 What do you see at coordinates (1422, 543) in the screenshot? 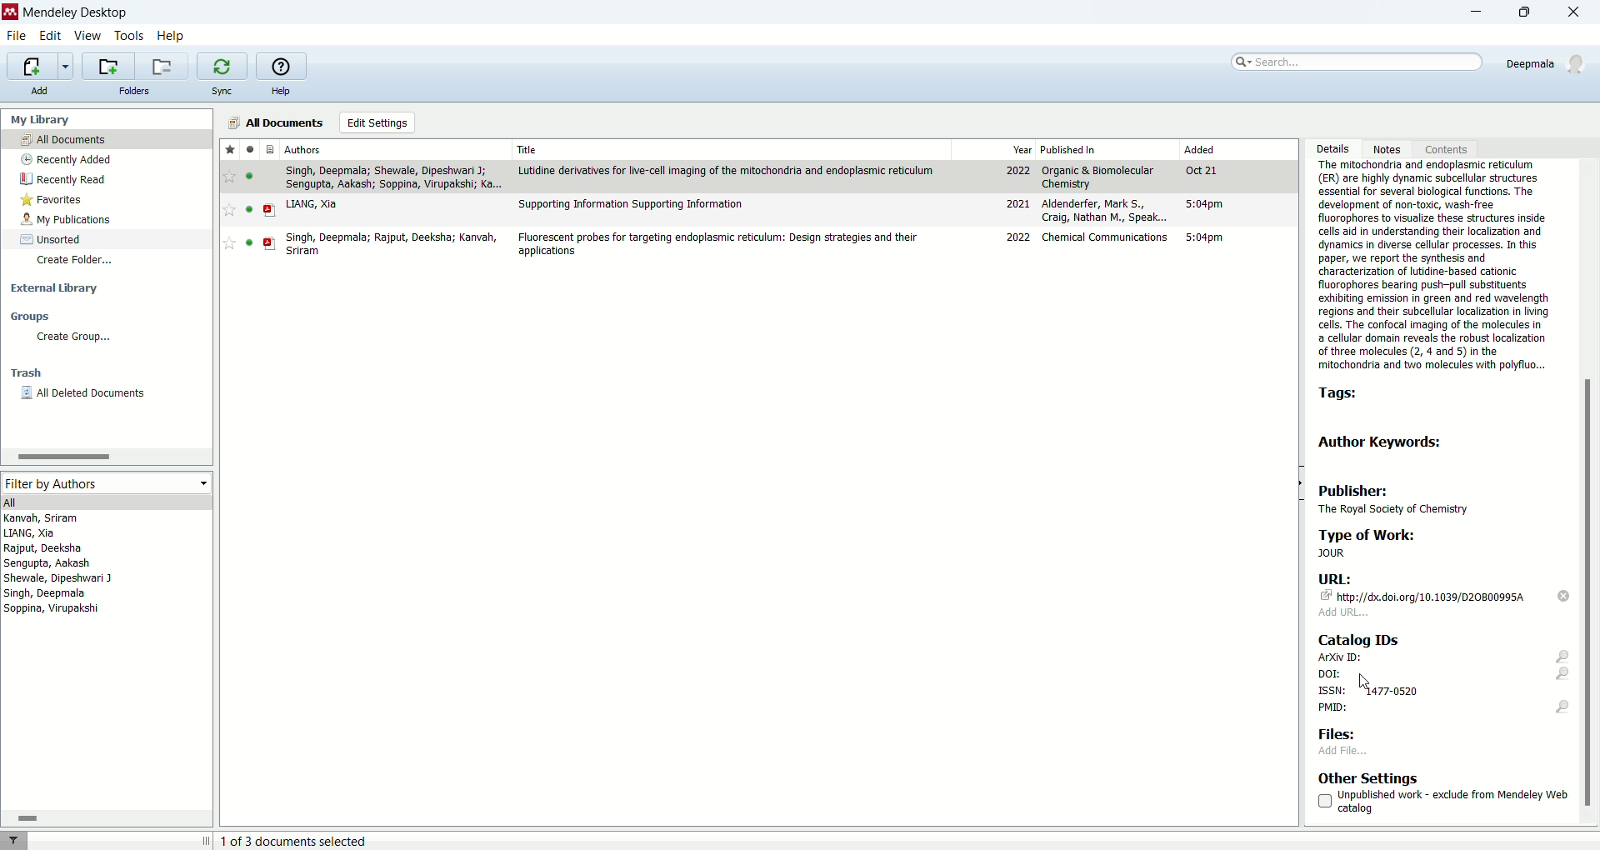
I see `type of work: JOUR` at bounding box center [1422, 543].